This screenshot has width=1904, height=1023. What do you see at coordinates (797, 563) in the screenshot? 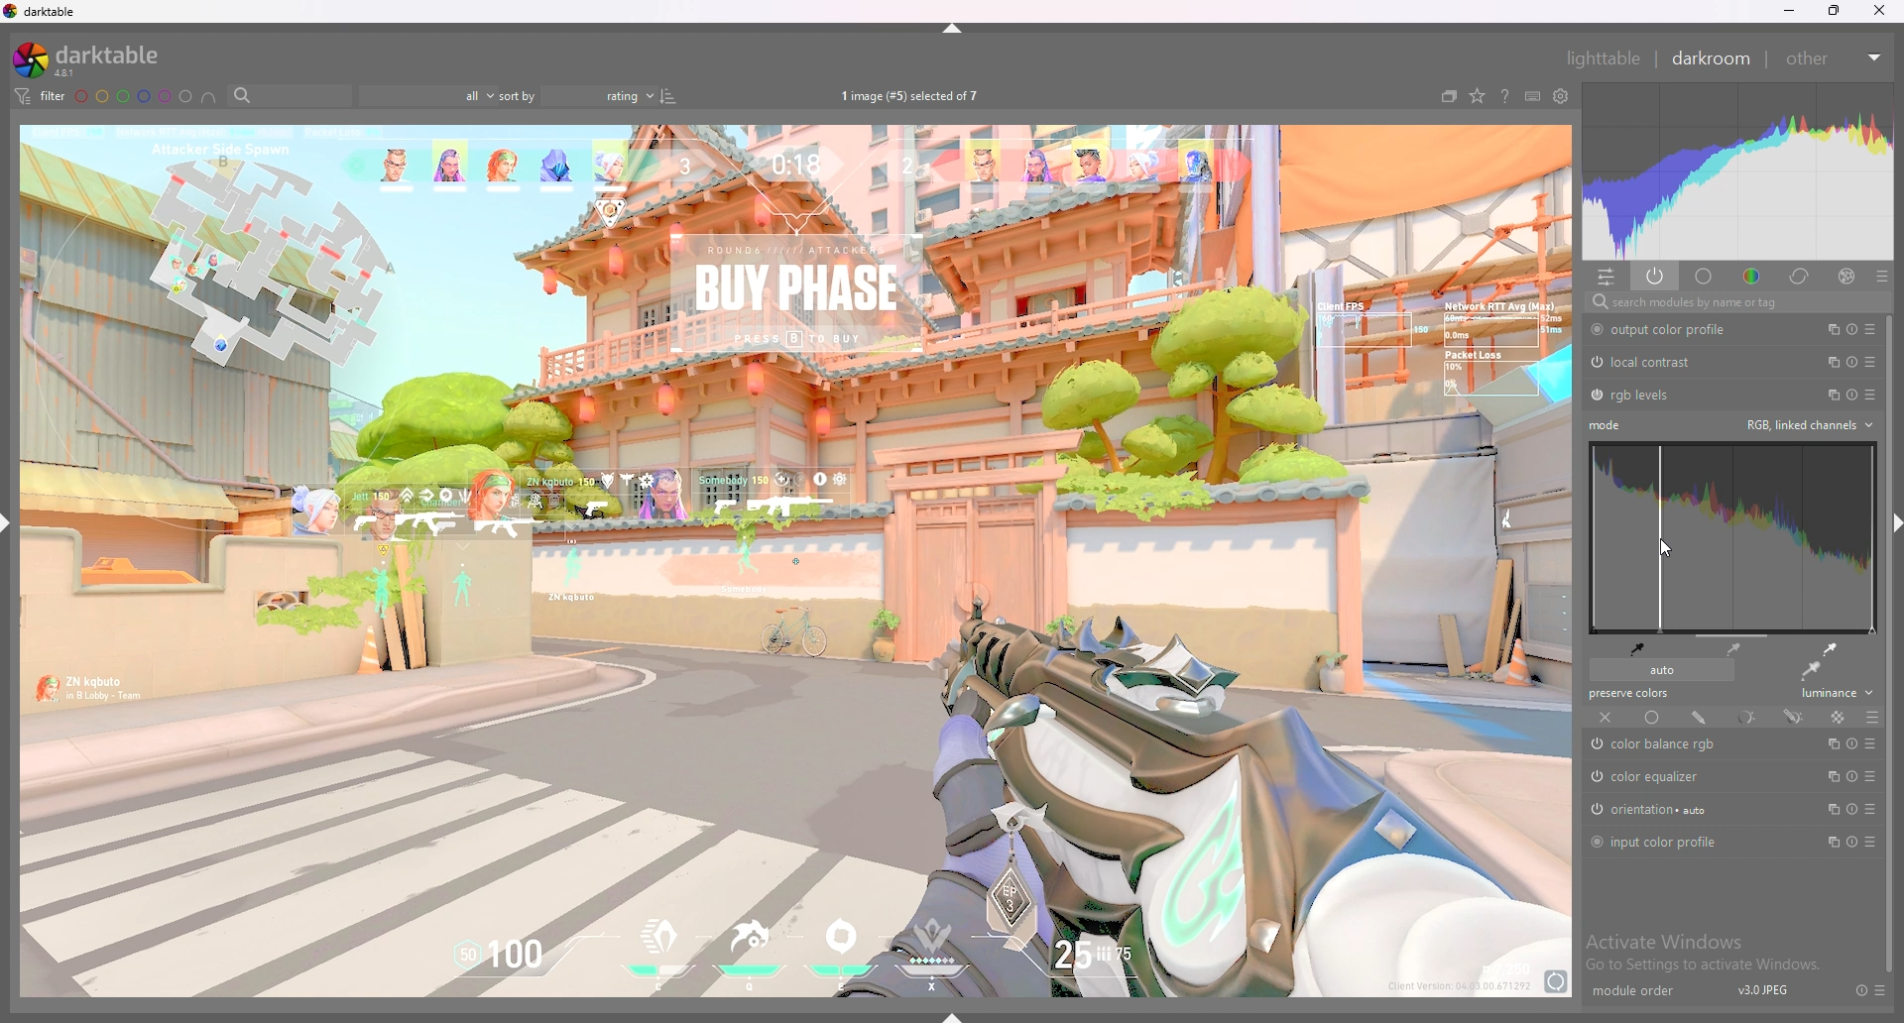
I see `image` at bounding box center [797, 563].